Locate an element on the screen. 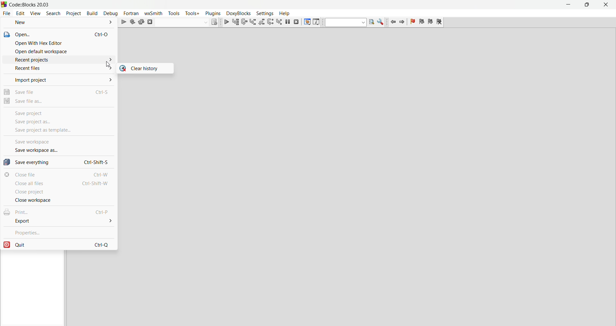  fortran is located at coordinates (132, 13).